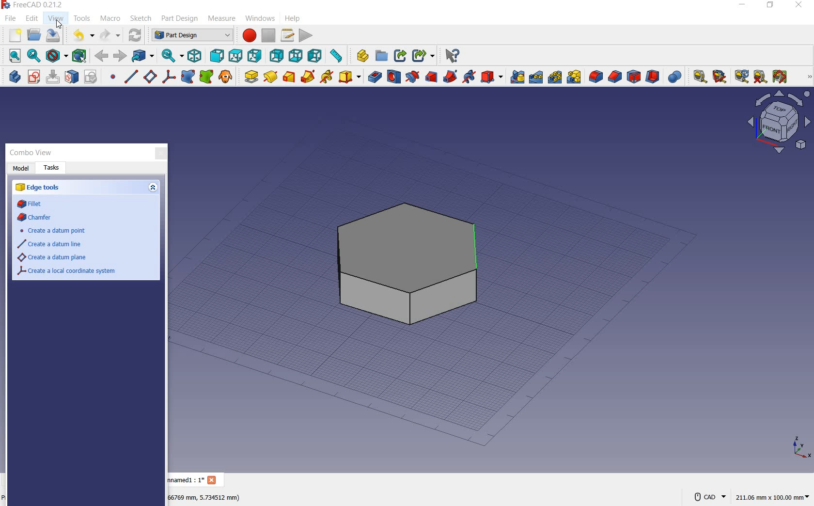 This screenshot has height=506, width=814. What do you see at coordinates (93, 77) in the screenshot?
I see `validate sketch` at bounding box center [93, 77].